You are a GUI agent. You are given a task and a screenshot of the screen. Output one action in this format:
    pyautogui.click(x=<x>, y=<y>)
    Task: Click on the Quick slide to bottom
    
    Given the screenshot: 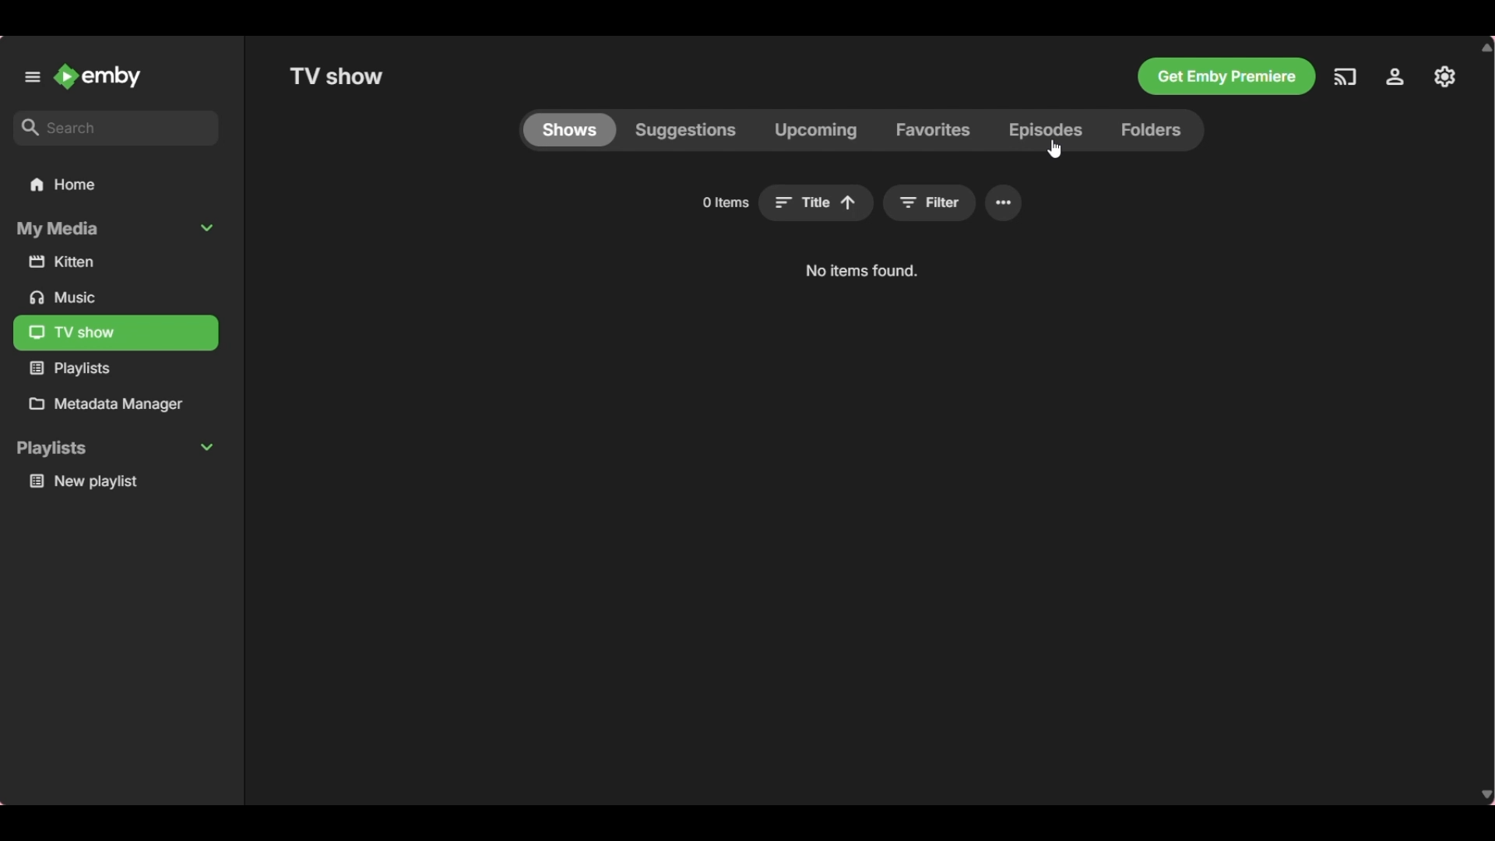 What is the action you would take?
    pyautogui.click(x=1484, y=796)
    